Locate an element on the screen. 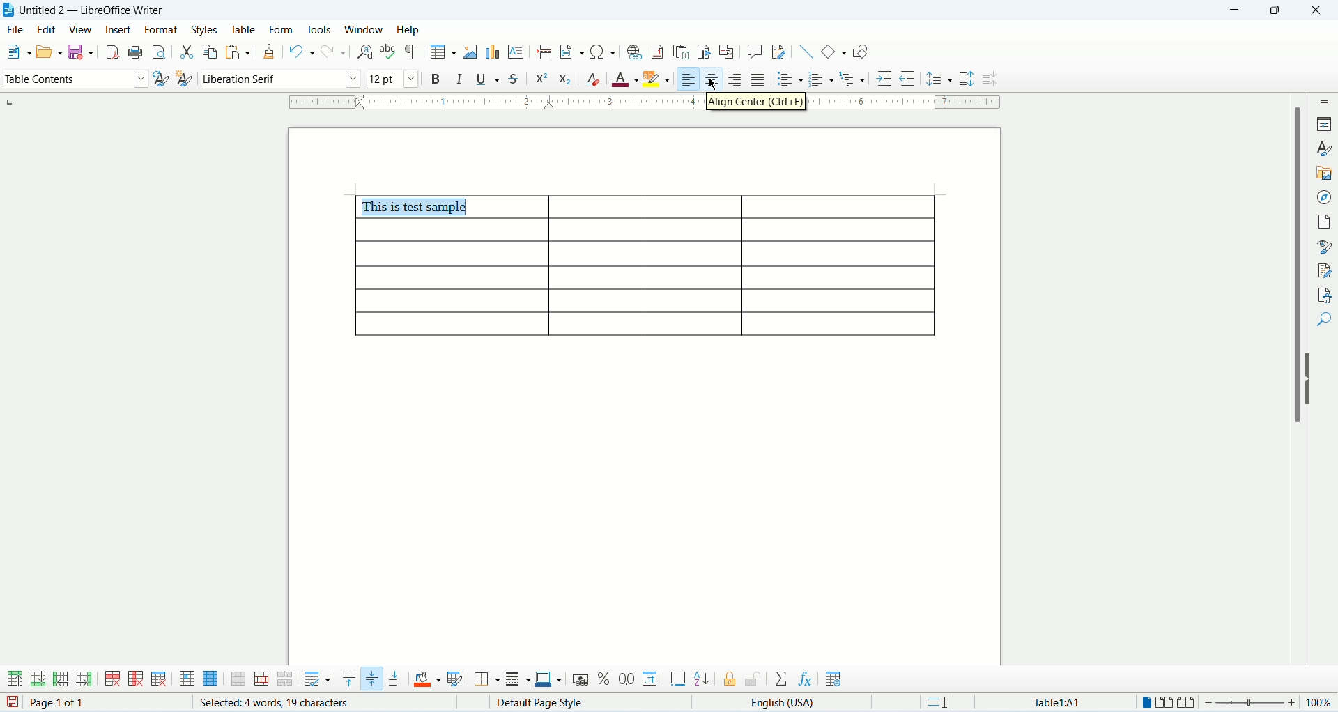 Image resolution: width=1338 pixels, height=712 pixels. insert rows above is located at coordinates (13, 679).